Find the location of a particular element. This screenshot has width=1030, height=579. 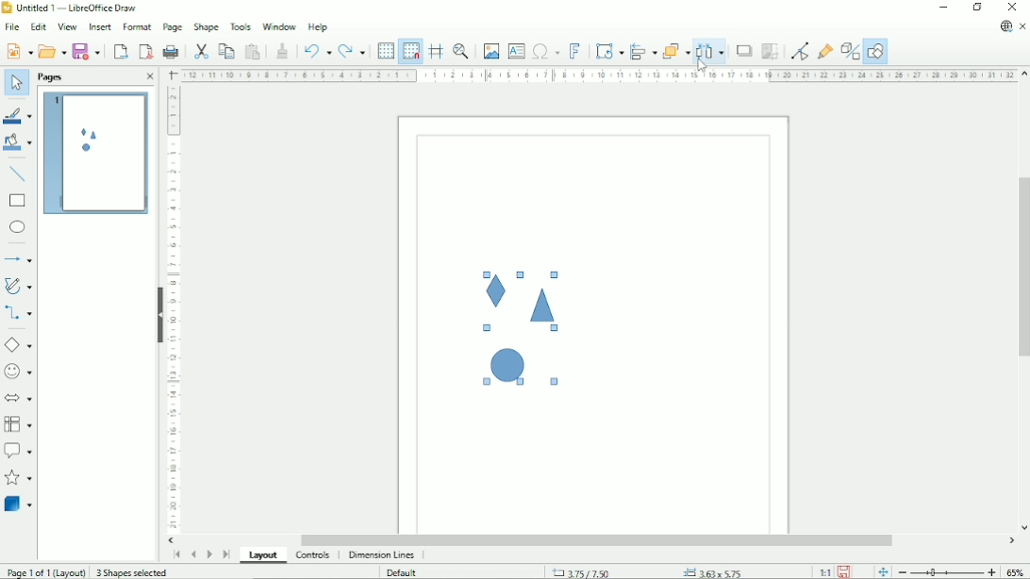

Cursor position is located at coordinates (650, 571).